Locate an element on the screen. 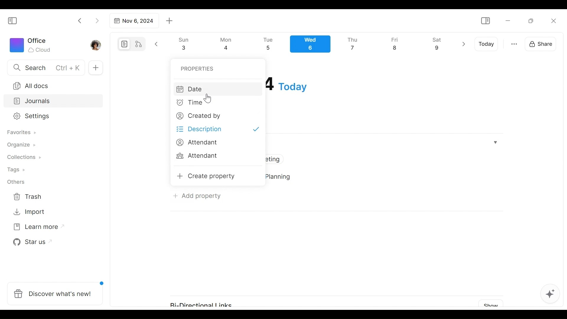  Time is located at coordinates (192, 104).